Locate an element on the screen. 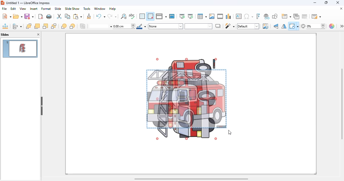  vertical scroll bar is located at coordinates (342, 103).